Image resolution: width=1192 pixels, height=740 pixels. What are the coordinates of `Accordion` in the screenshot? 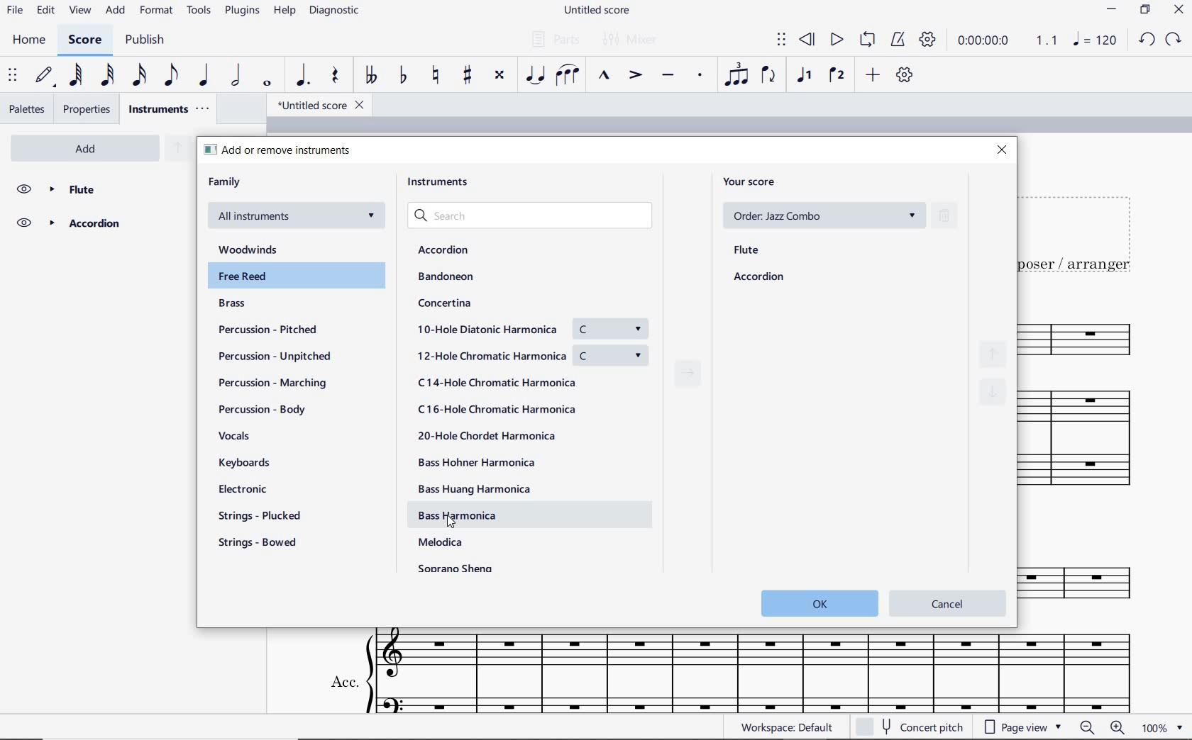 It's located at (97, 224).